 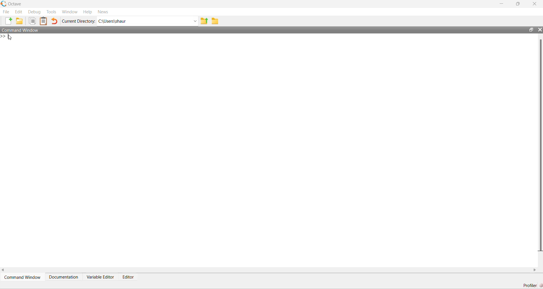 I want to click on logo, so click(x=4, y=4).